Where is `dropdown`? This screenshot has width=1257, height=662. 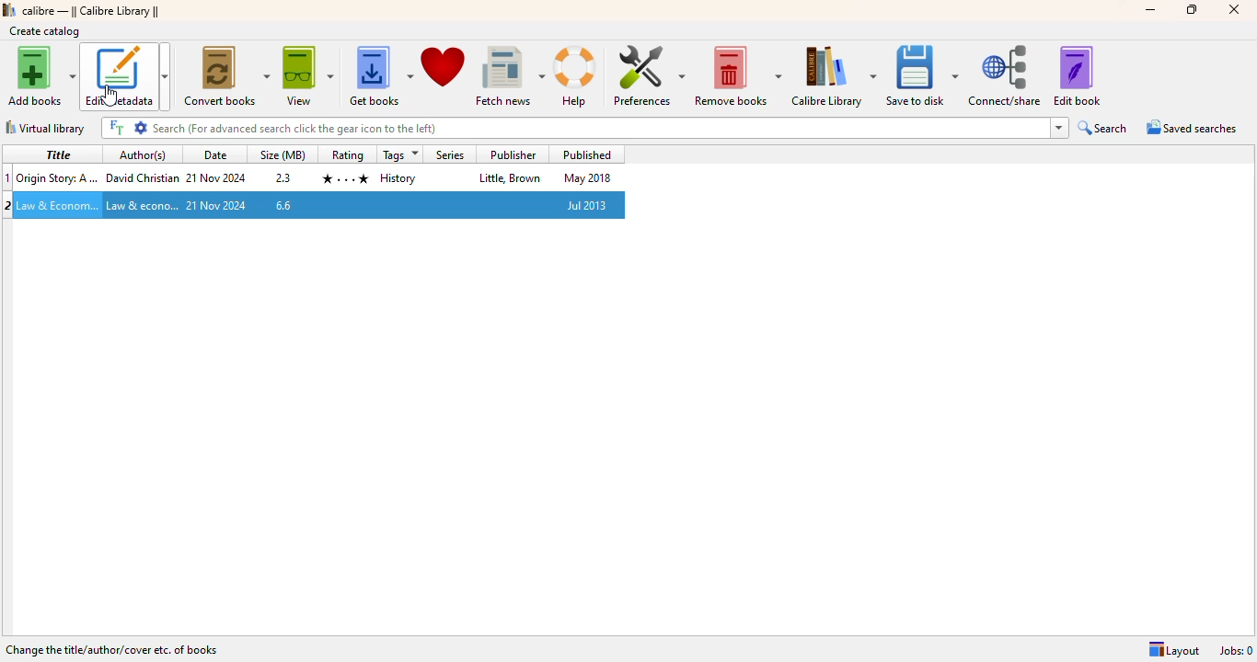 dropdown is located at coordinates (1059, 128).